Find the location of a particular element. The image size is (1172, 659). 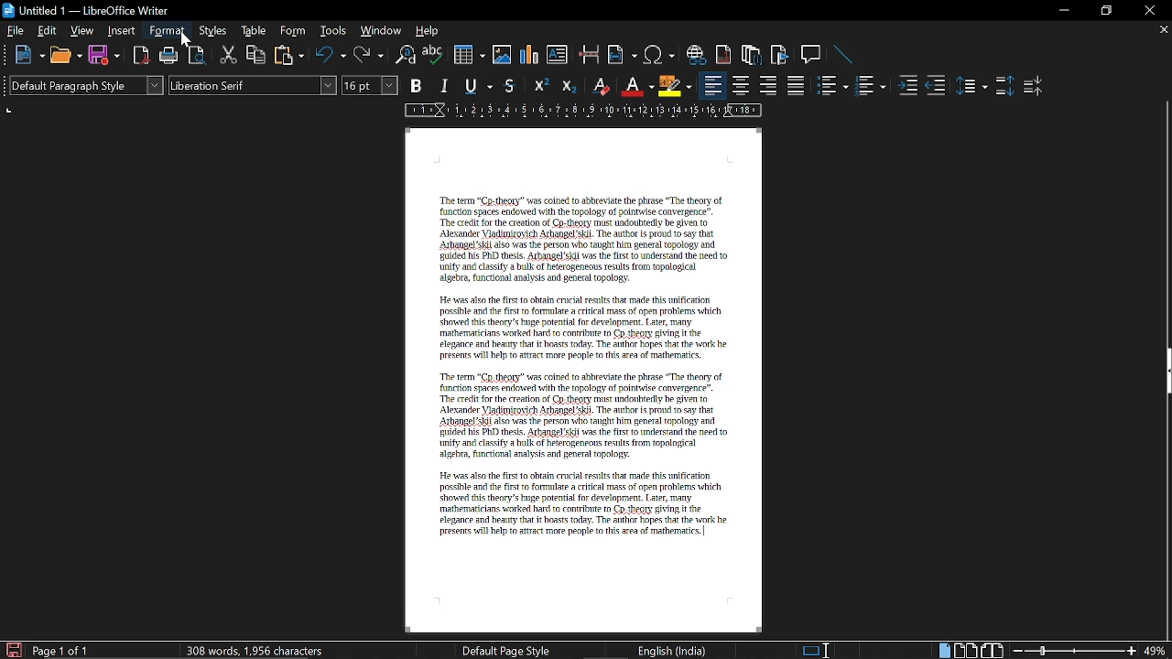

single page is located at coordinates (945, 650).